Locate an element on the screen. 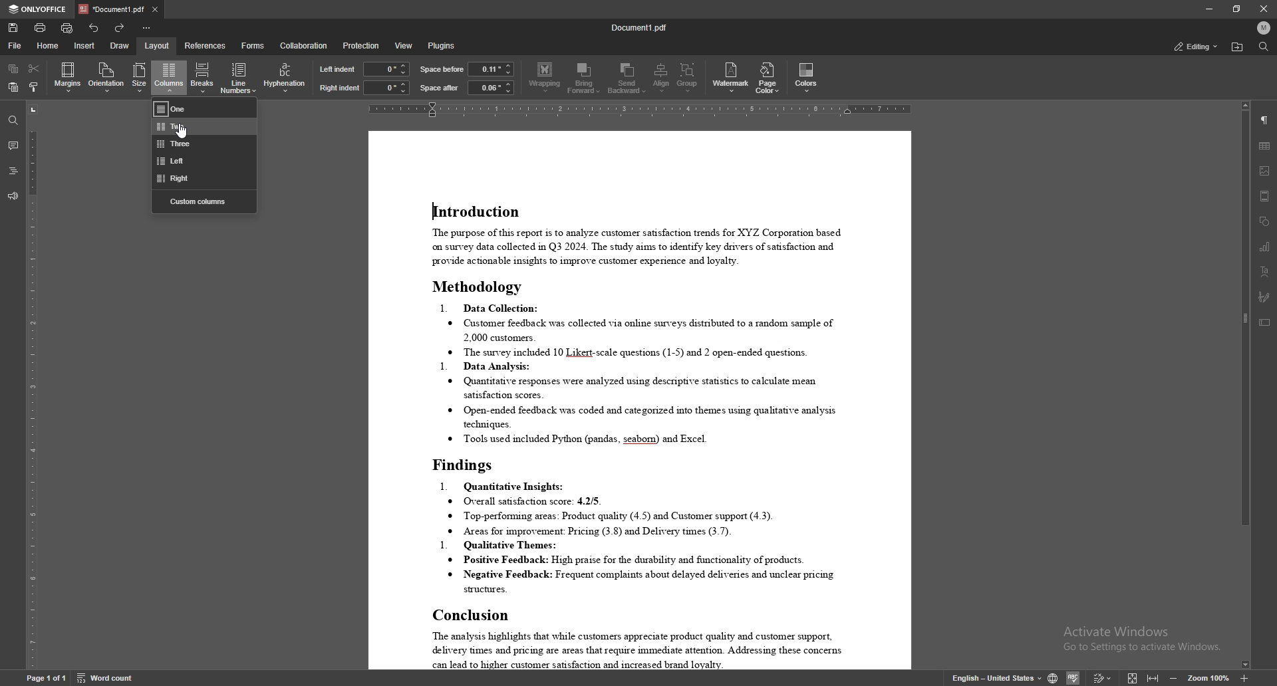 Image resolution: width=1277 pixels, height=686 pixels. signature field is located at coordinates (1264, 296).